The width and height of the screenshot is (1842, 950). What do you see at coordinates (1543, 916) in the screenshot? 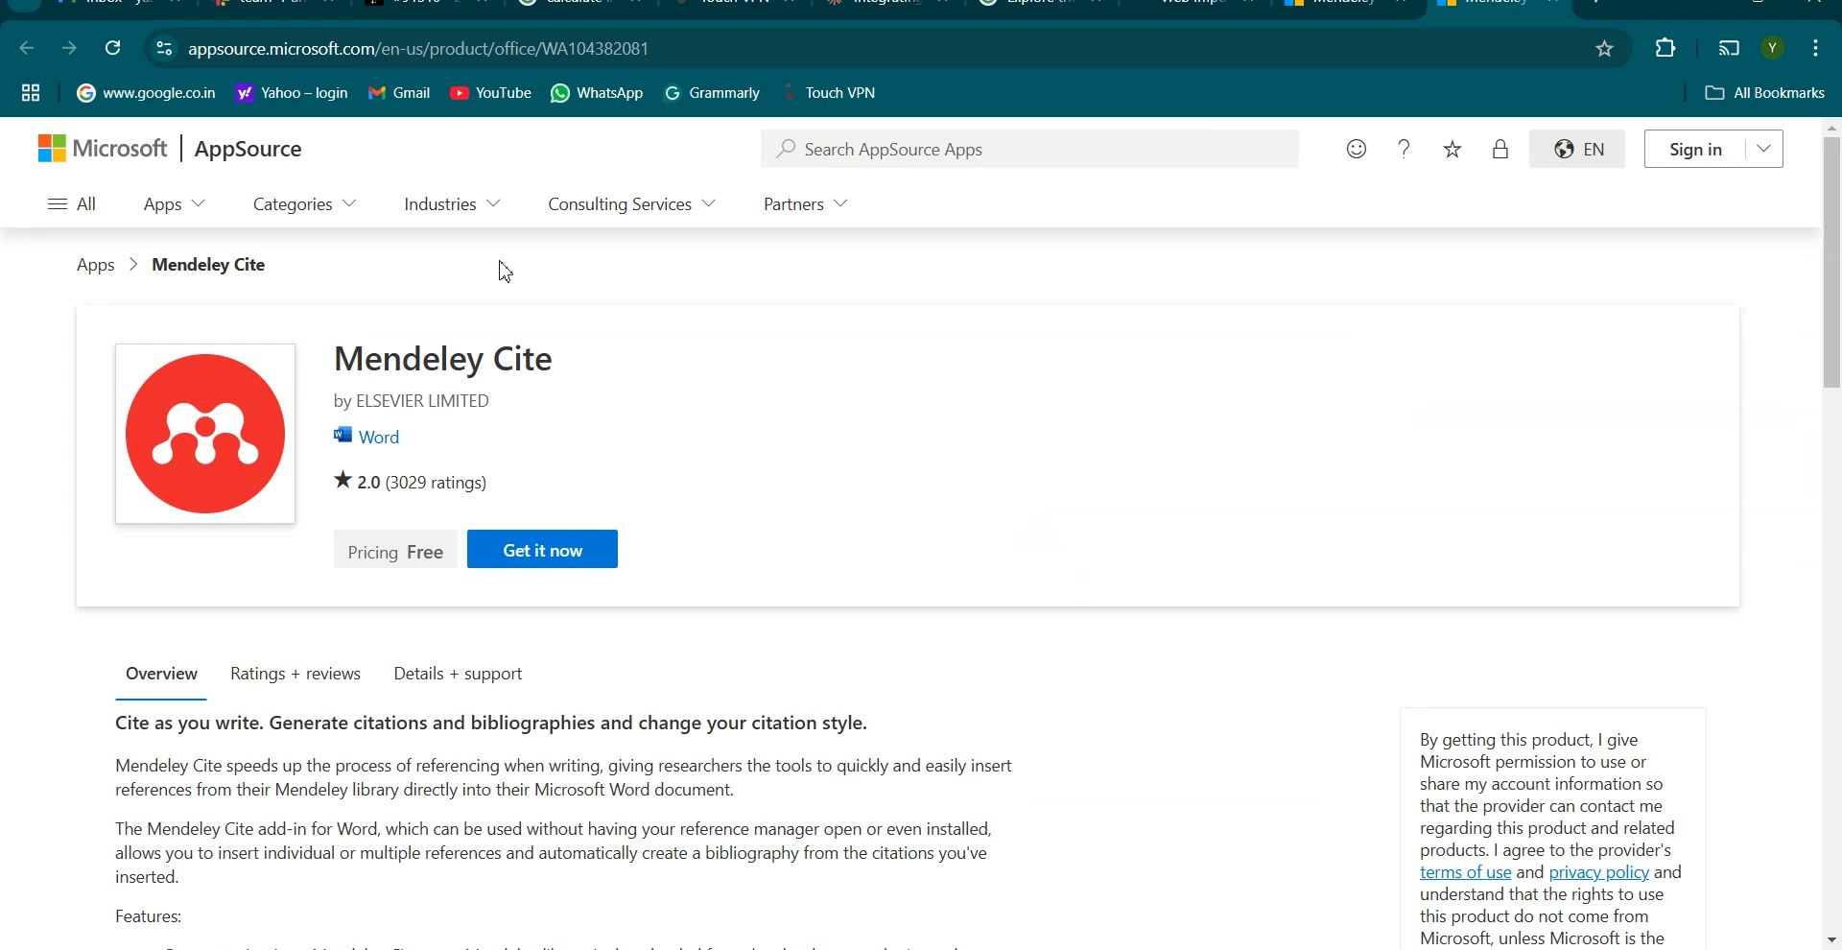
I see `understand that the rights to usethis product do not come from microsoft unless microsoft is the` at bounding box center [1543, 916].